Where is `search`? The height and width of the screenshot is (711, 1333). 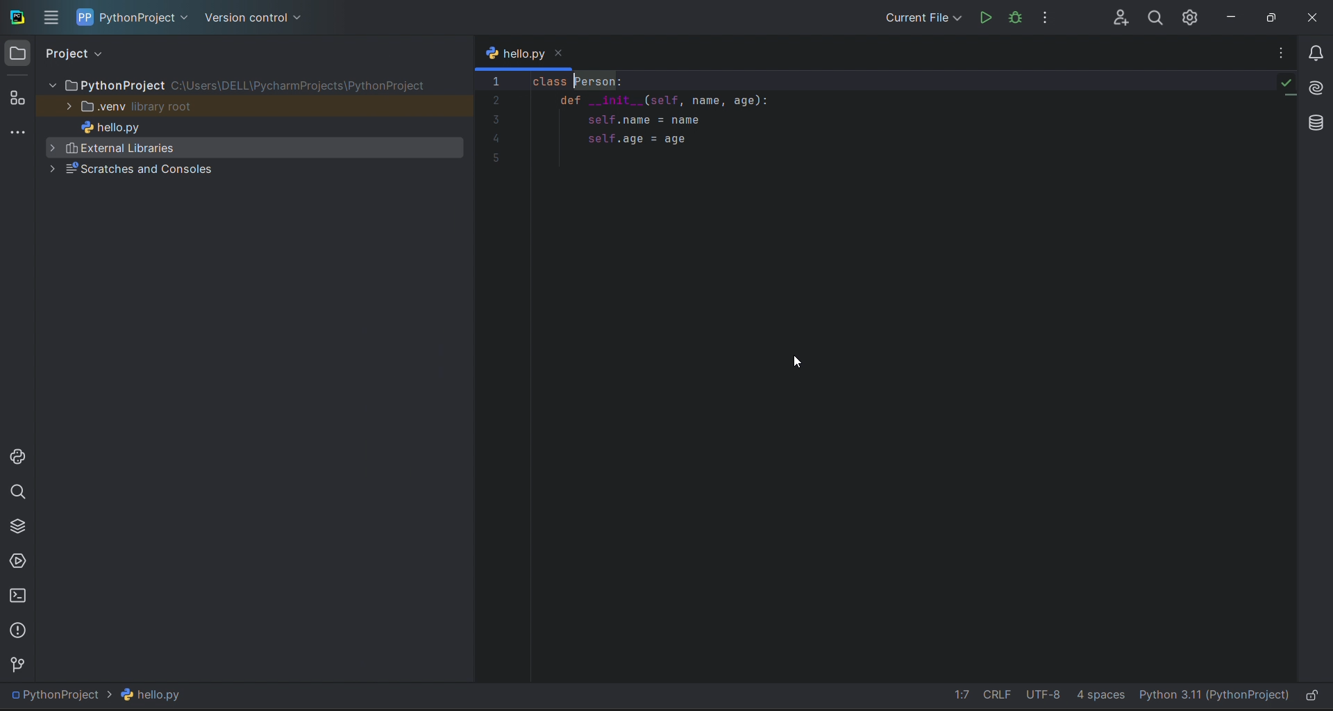 search is located at coordinates (1155, 17).